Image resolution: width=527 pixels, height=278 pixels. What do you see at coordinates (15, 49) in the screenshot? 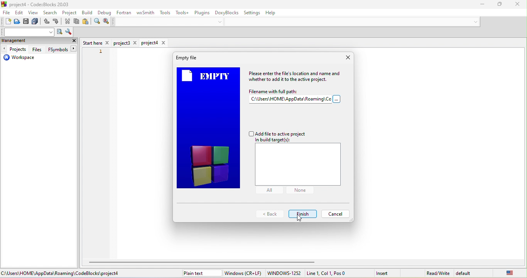
I see `projects` at bounding box center [15, 49].